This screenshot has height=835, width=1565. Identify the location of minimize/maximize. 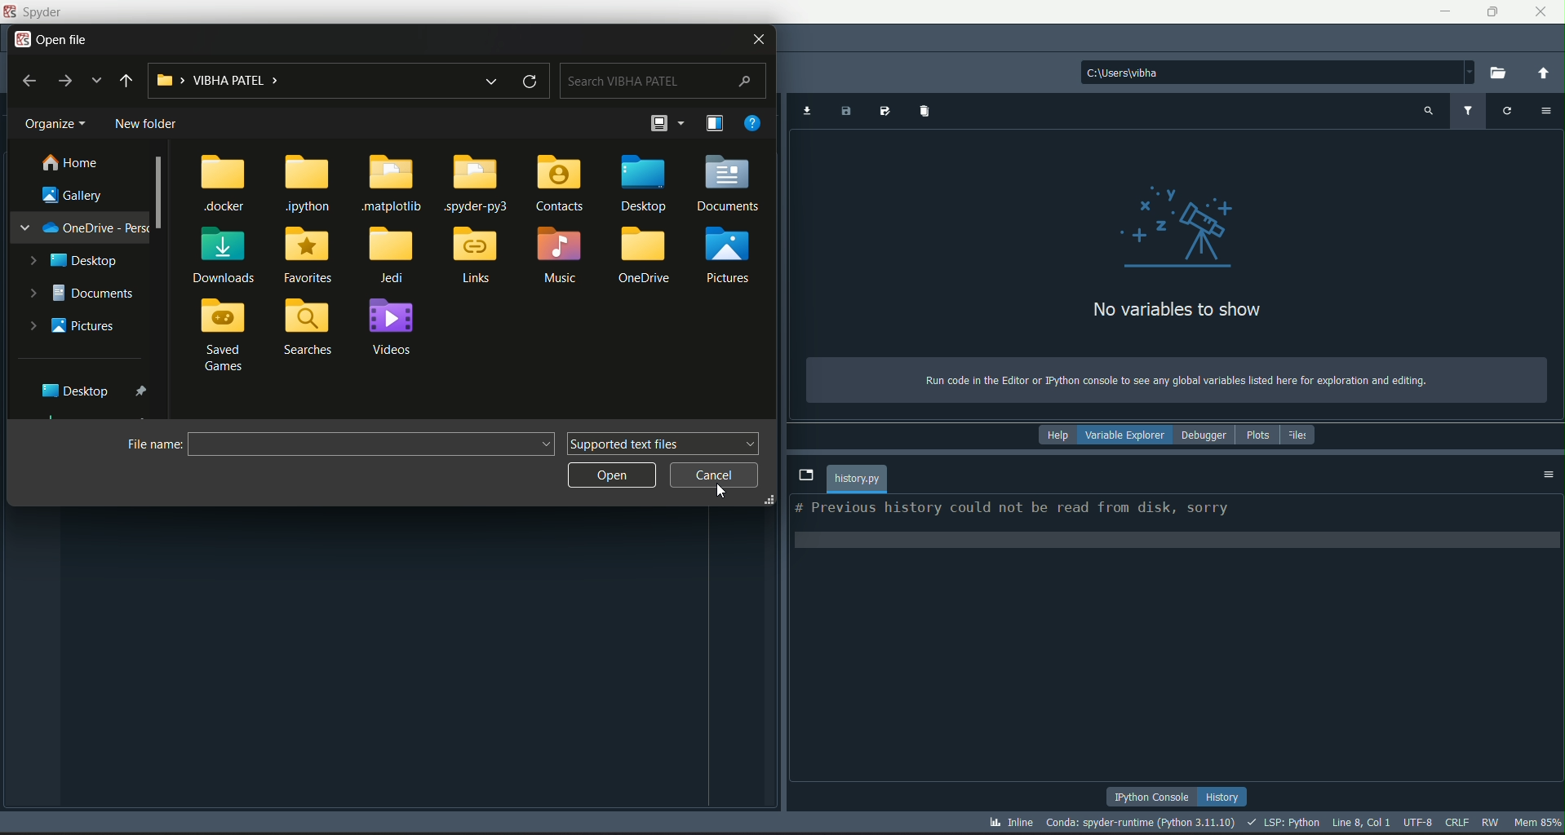
(1489, 12).